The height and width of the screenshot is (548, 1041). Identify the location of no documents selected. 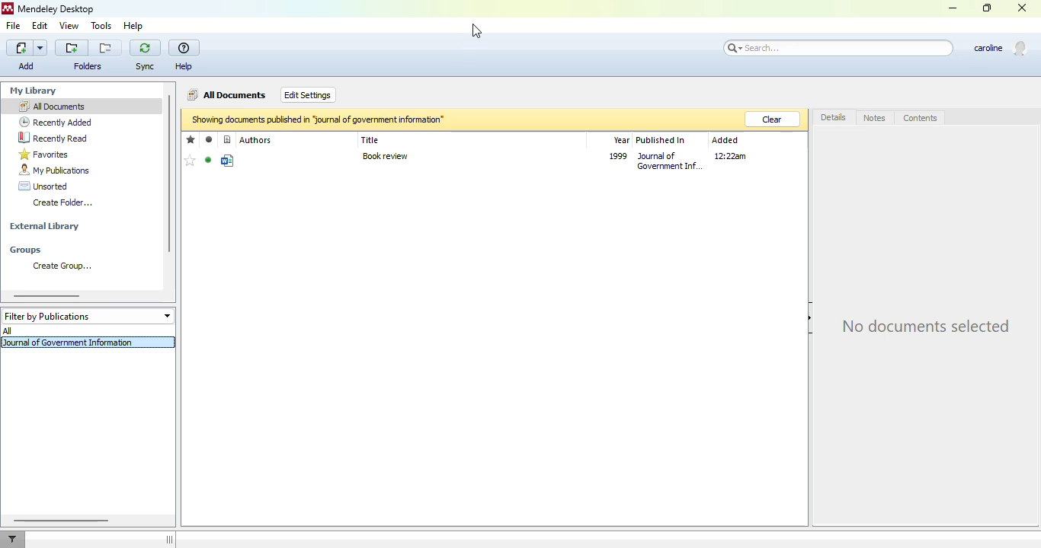
(926, 324).